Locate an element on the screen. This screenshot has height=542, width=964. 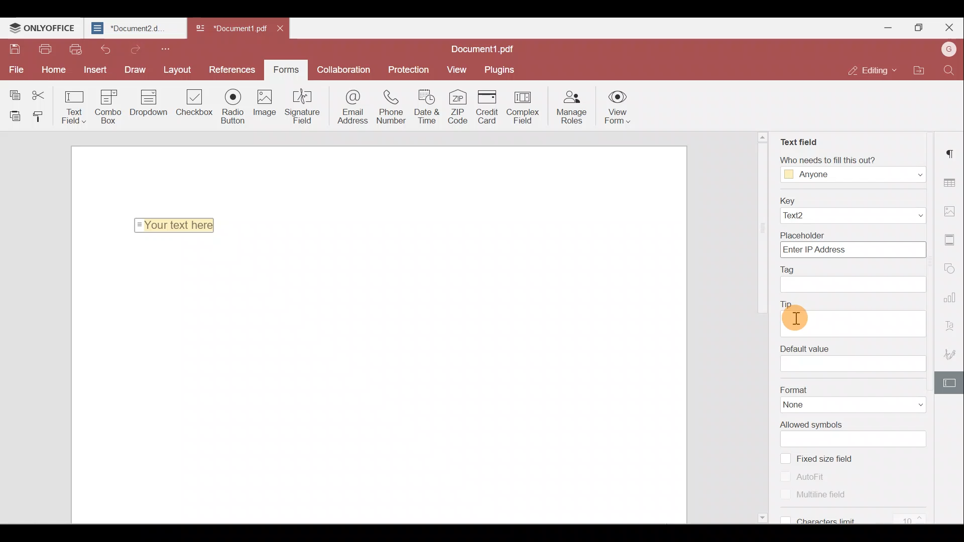
Form is located at coordinates (285, 68).